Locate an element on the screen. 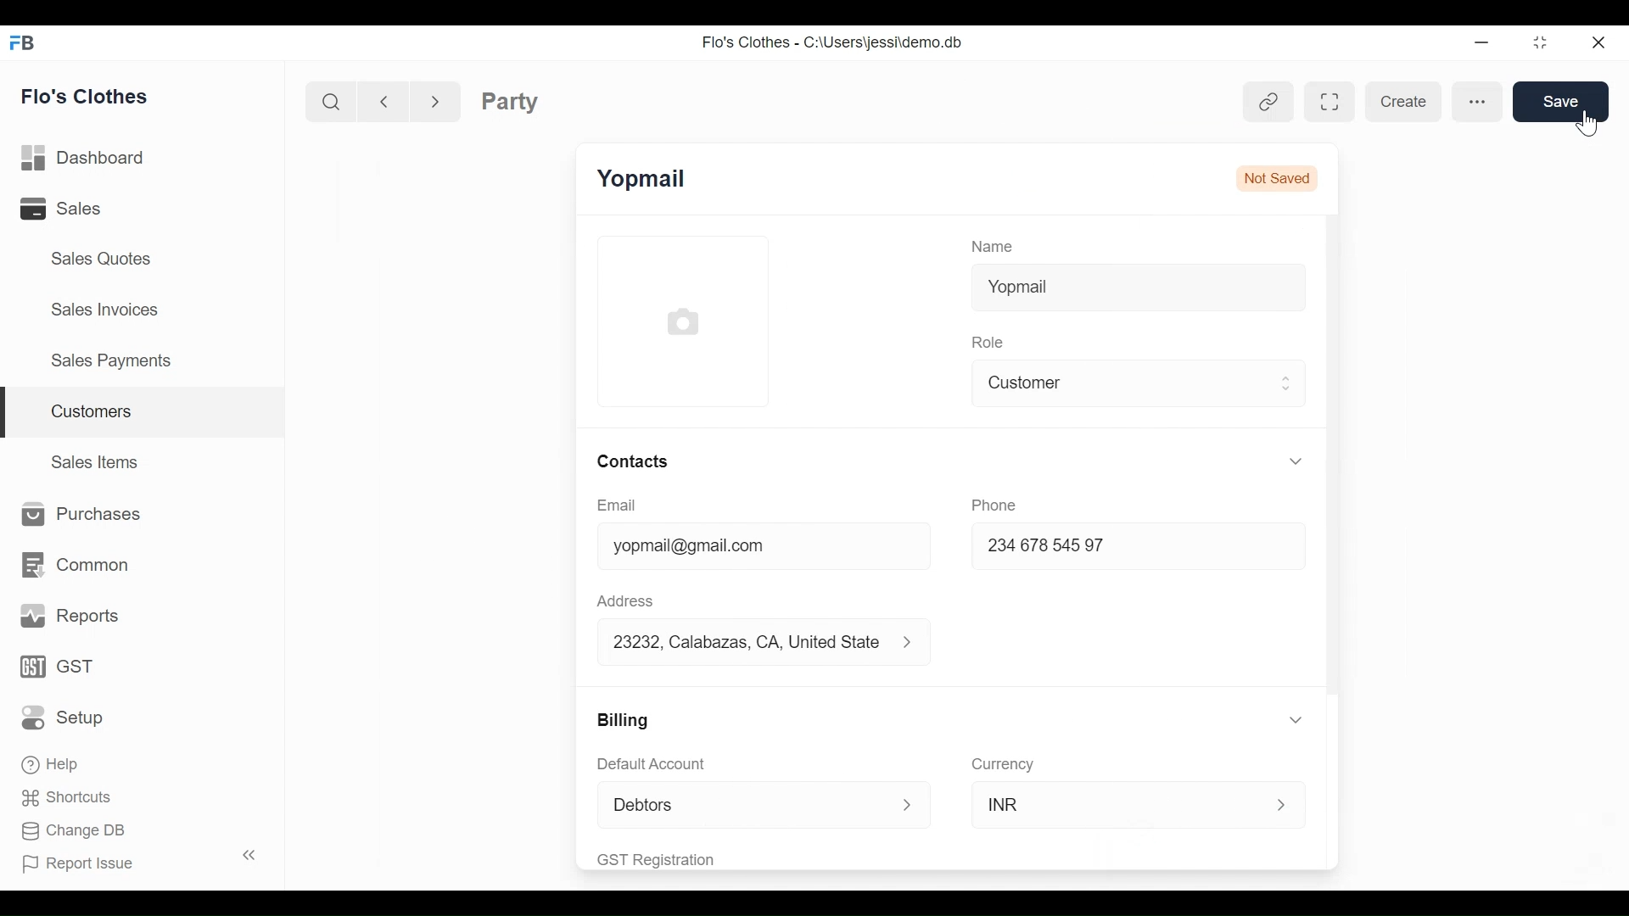 Image resolution: width=1629 pixels, height=916 pixels. INR is located at coordinates (1110, 806).